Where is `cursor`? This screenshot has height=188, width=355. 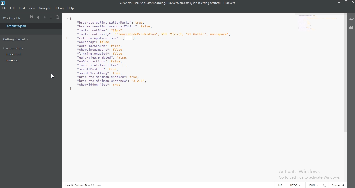 cursor is located at coordinates (52, 76).